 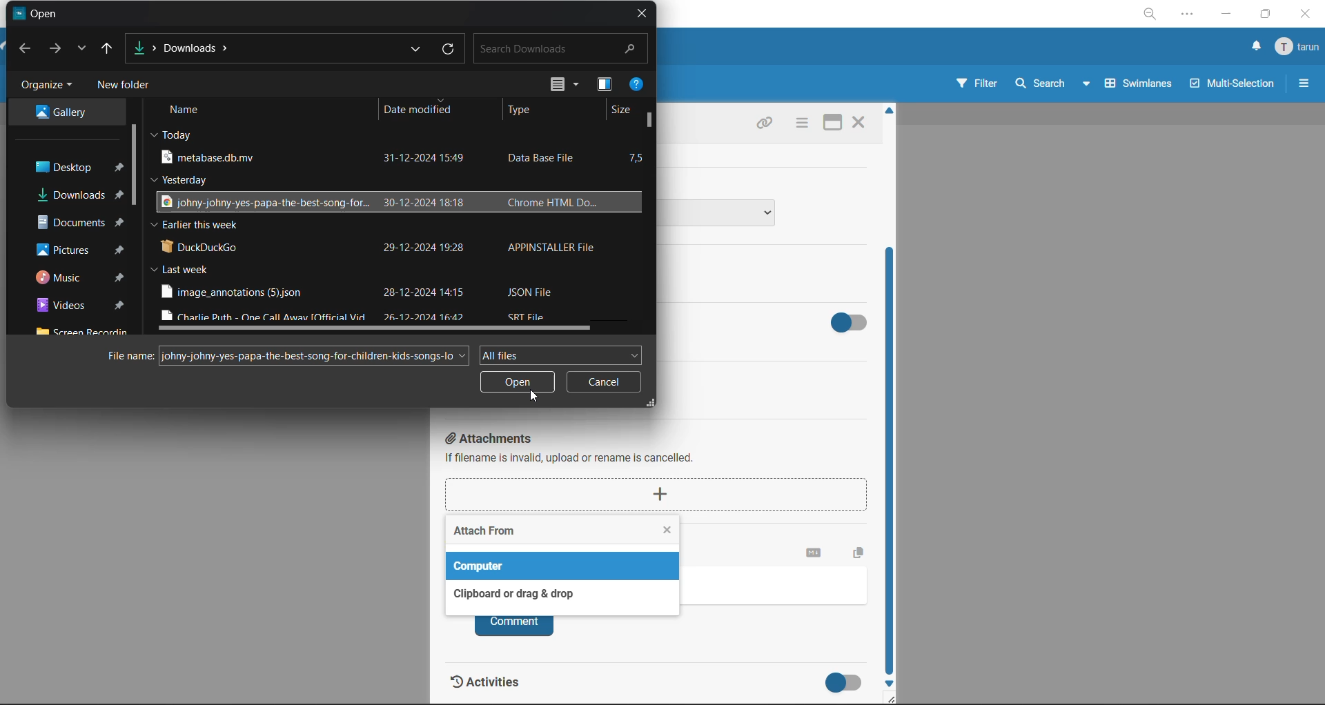 What do you see at coordinates (27, 49) in the screenshot?
I see `previous` at bounding box center [27, 49].